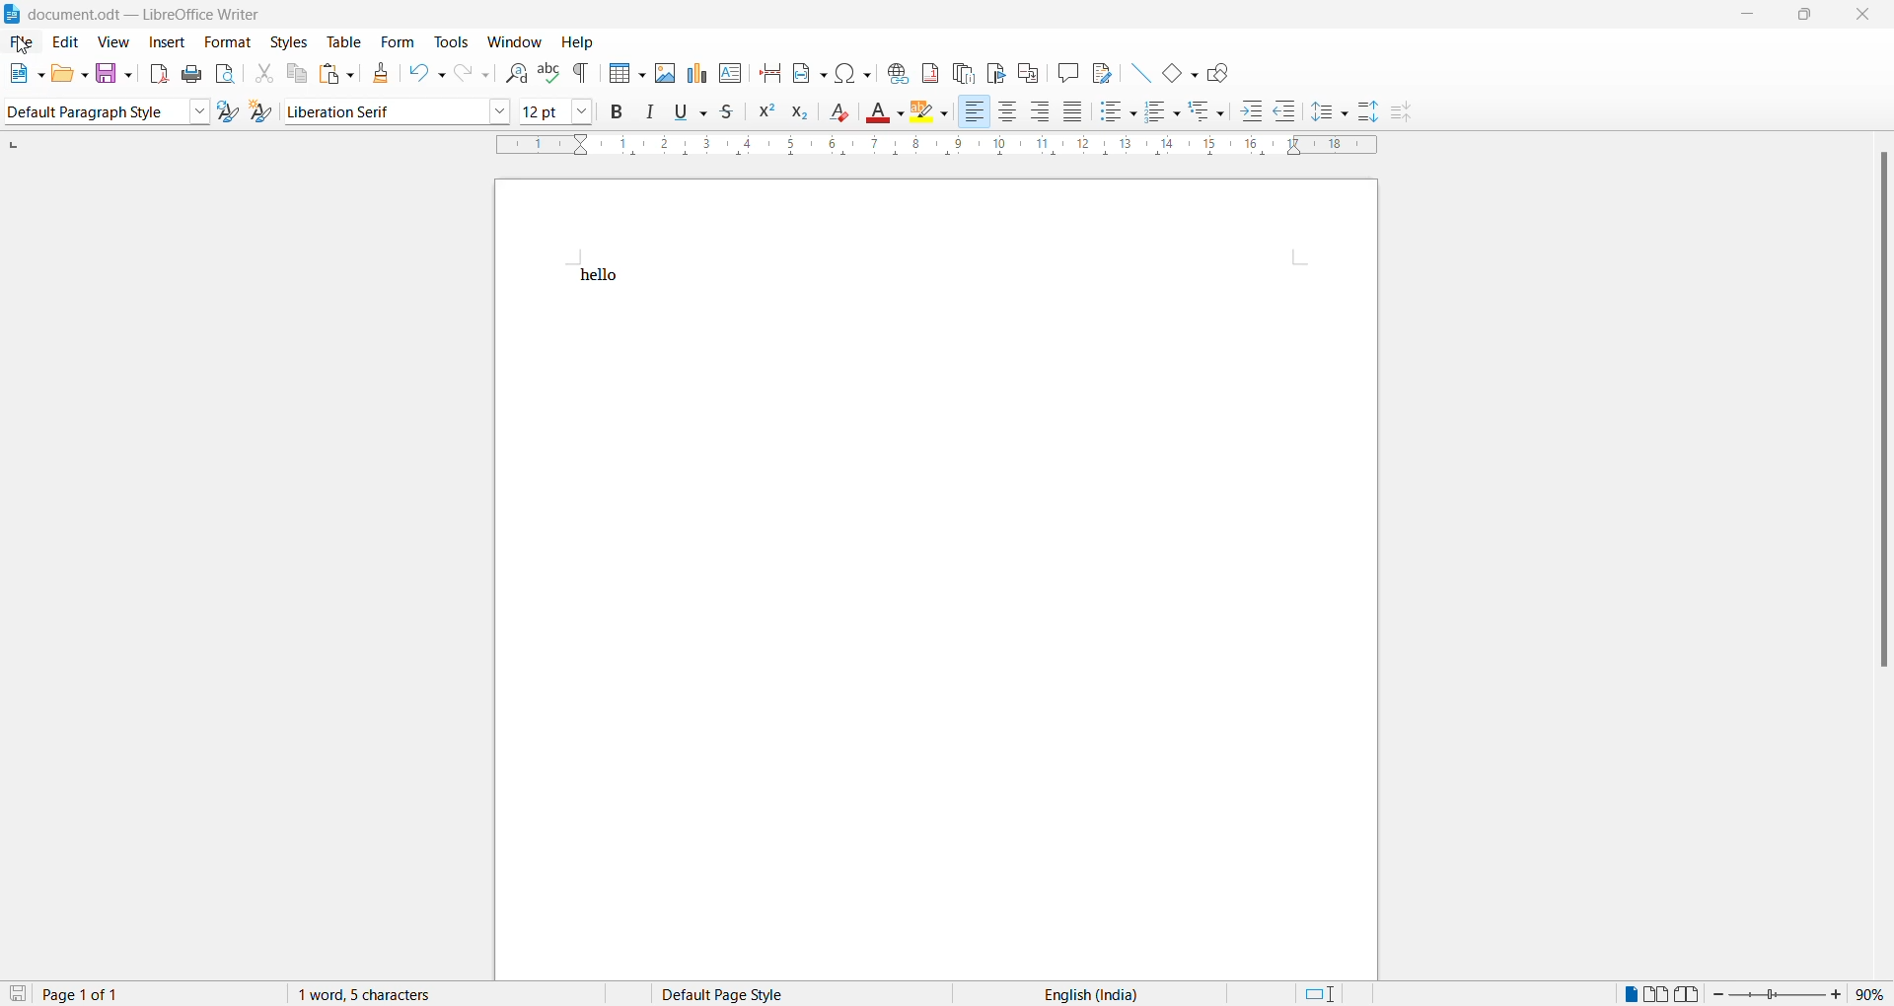 Image resolution: width=1894 pixels, height=1006 pixels. What do you see at coordinates (854, 73) in the screenshot?
I see `Insert a special character` at bounding box center [854, 73].